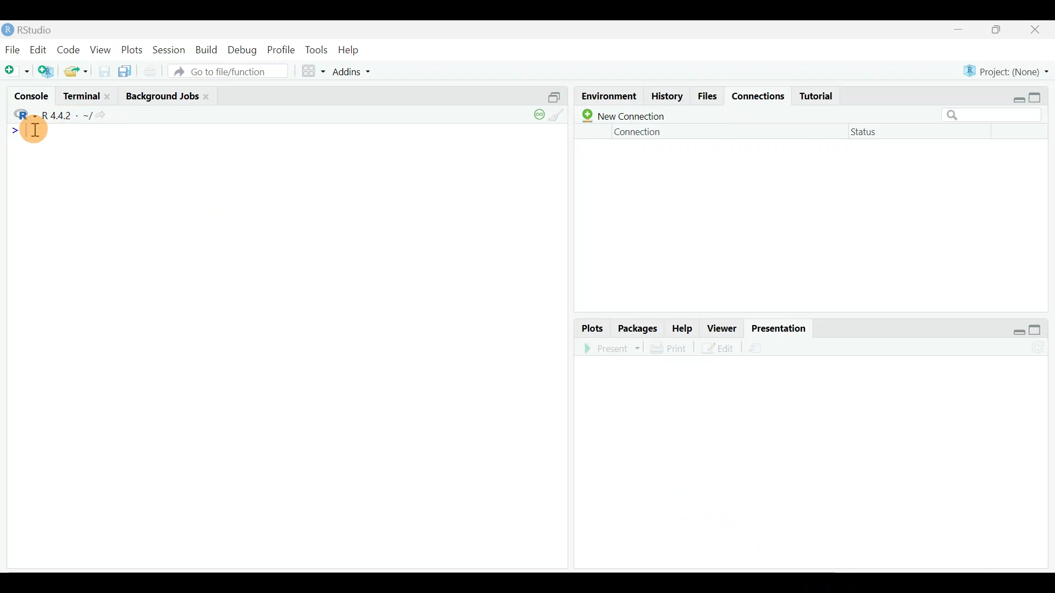 Image resolution: width=1055 pixels, height=593 pixels. What do you see at coordinates (32, 98) in the screenshot?
I see `Console` at bounding box center [32, 98].